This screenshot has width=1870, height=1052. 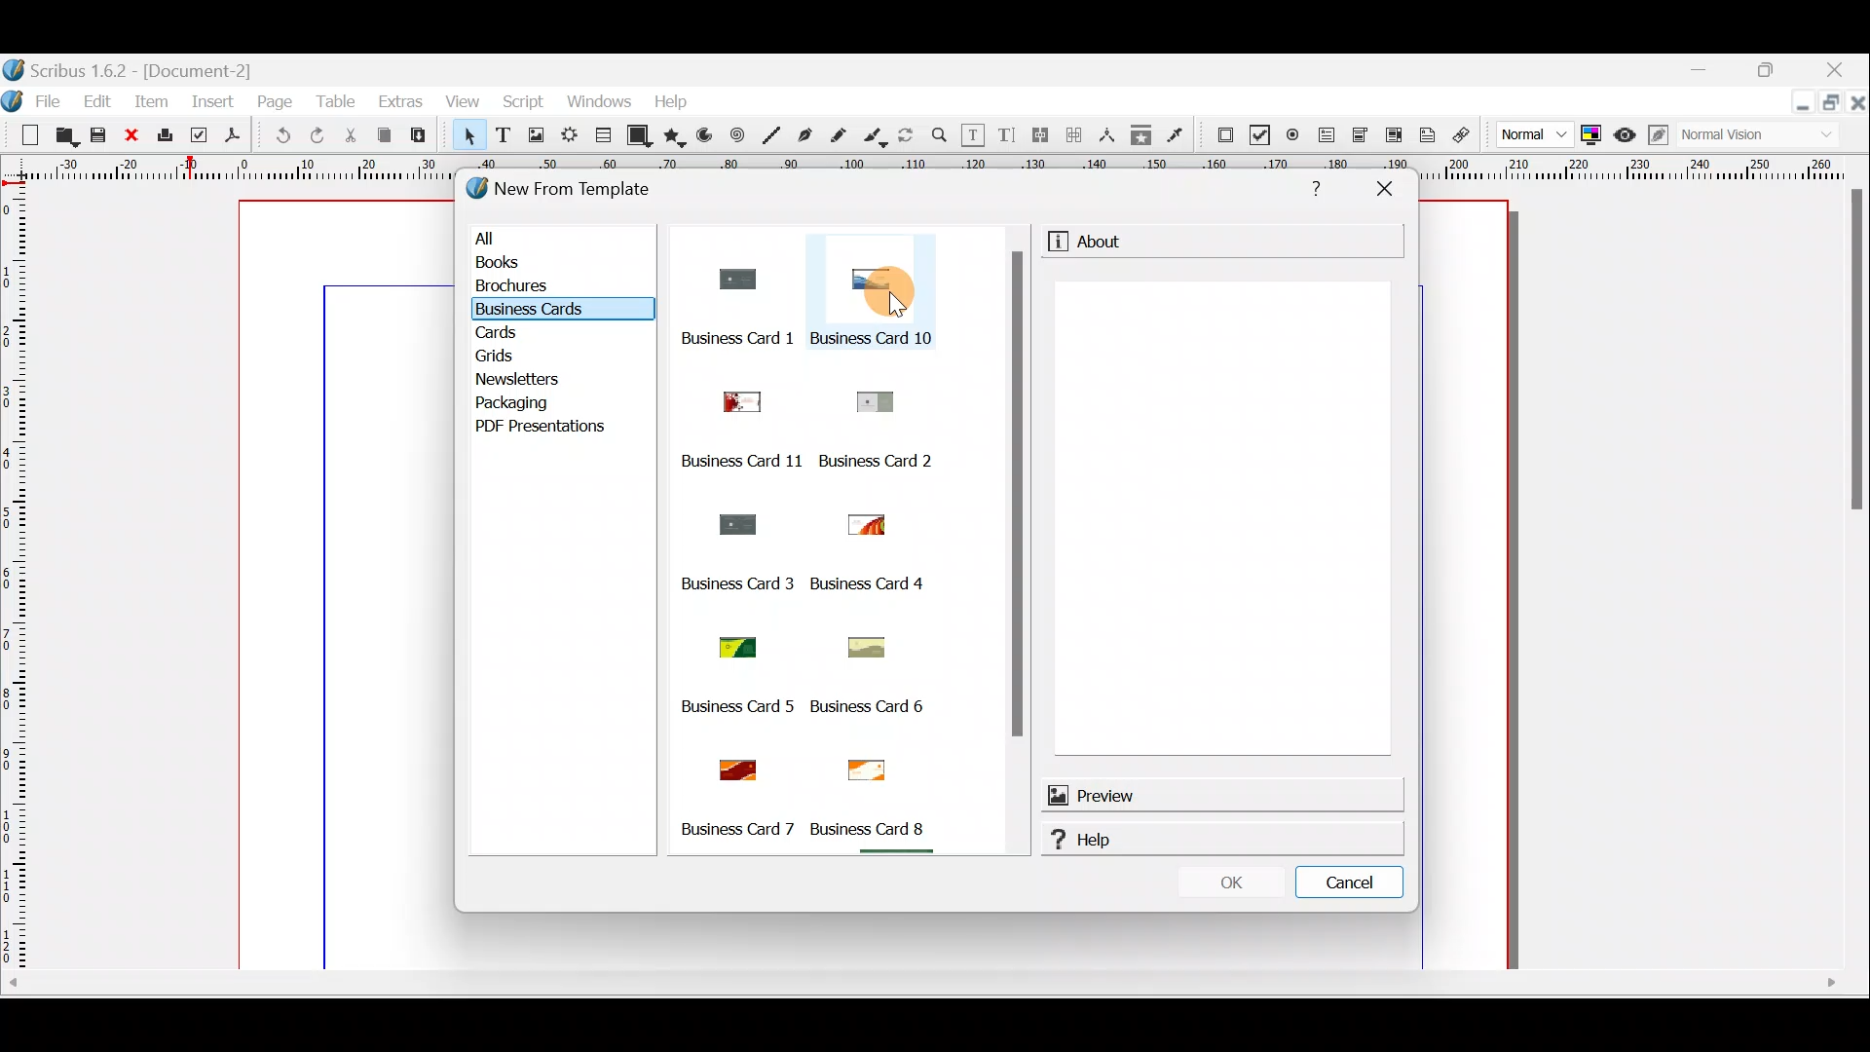 I want to click on Page, so click(x=274, y=100).